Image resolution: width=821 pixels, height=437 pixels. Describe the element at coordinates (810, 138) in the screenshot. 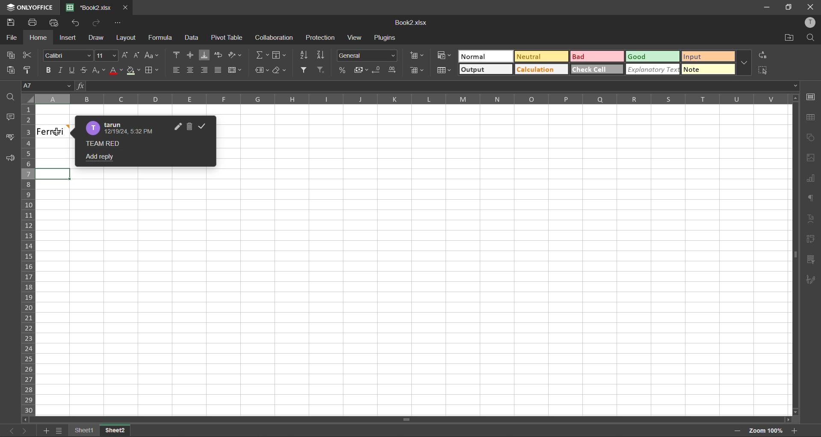

I see `shapes` at that location.